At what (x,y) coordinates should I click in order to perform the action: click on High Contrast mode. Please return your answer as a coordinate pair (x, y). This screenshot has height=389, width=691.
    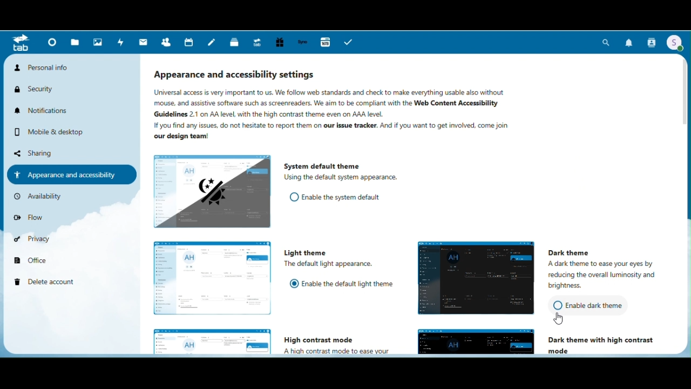
    Looking at the image, I should click on (268, 341).